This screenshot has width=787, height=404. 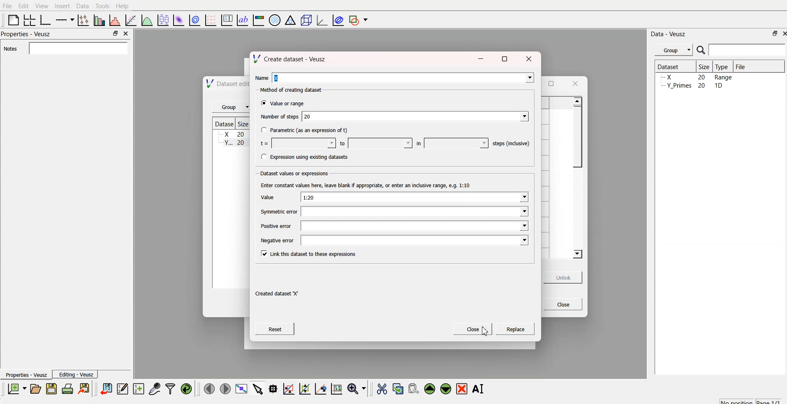 I want to click on Notes, so click(x=9, y=49).